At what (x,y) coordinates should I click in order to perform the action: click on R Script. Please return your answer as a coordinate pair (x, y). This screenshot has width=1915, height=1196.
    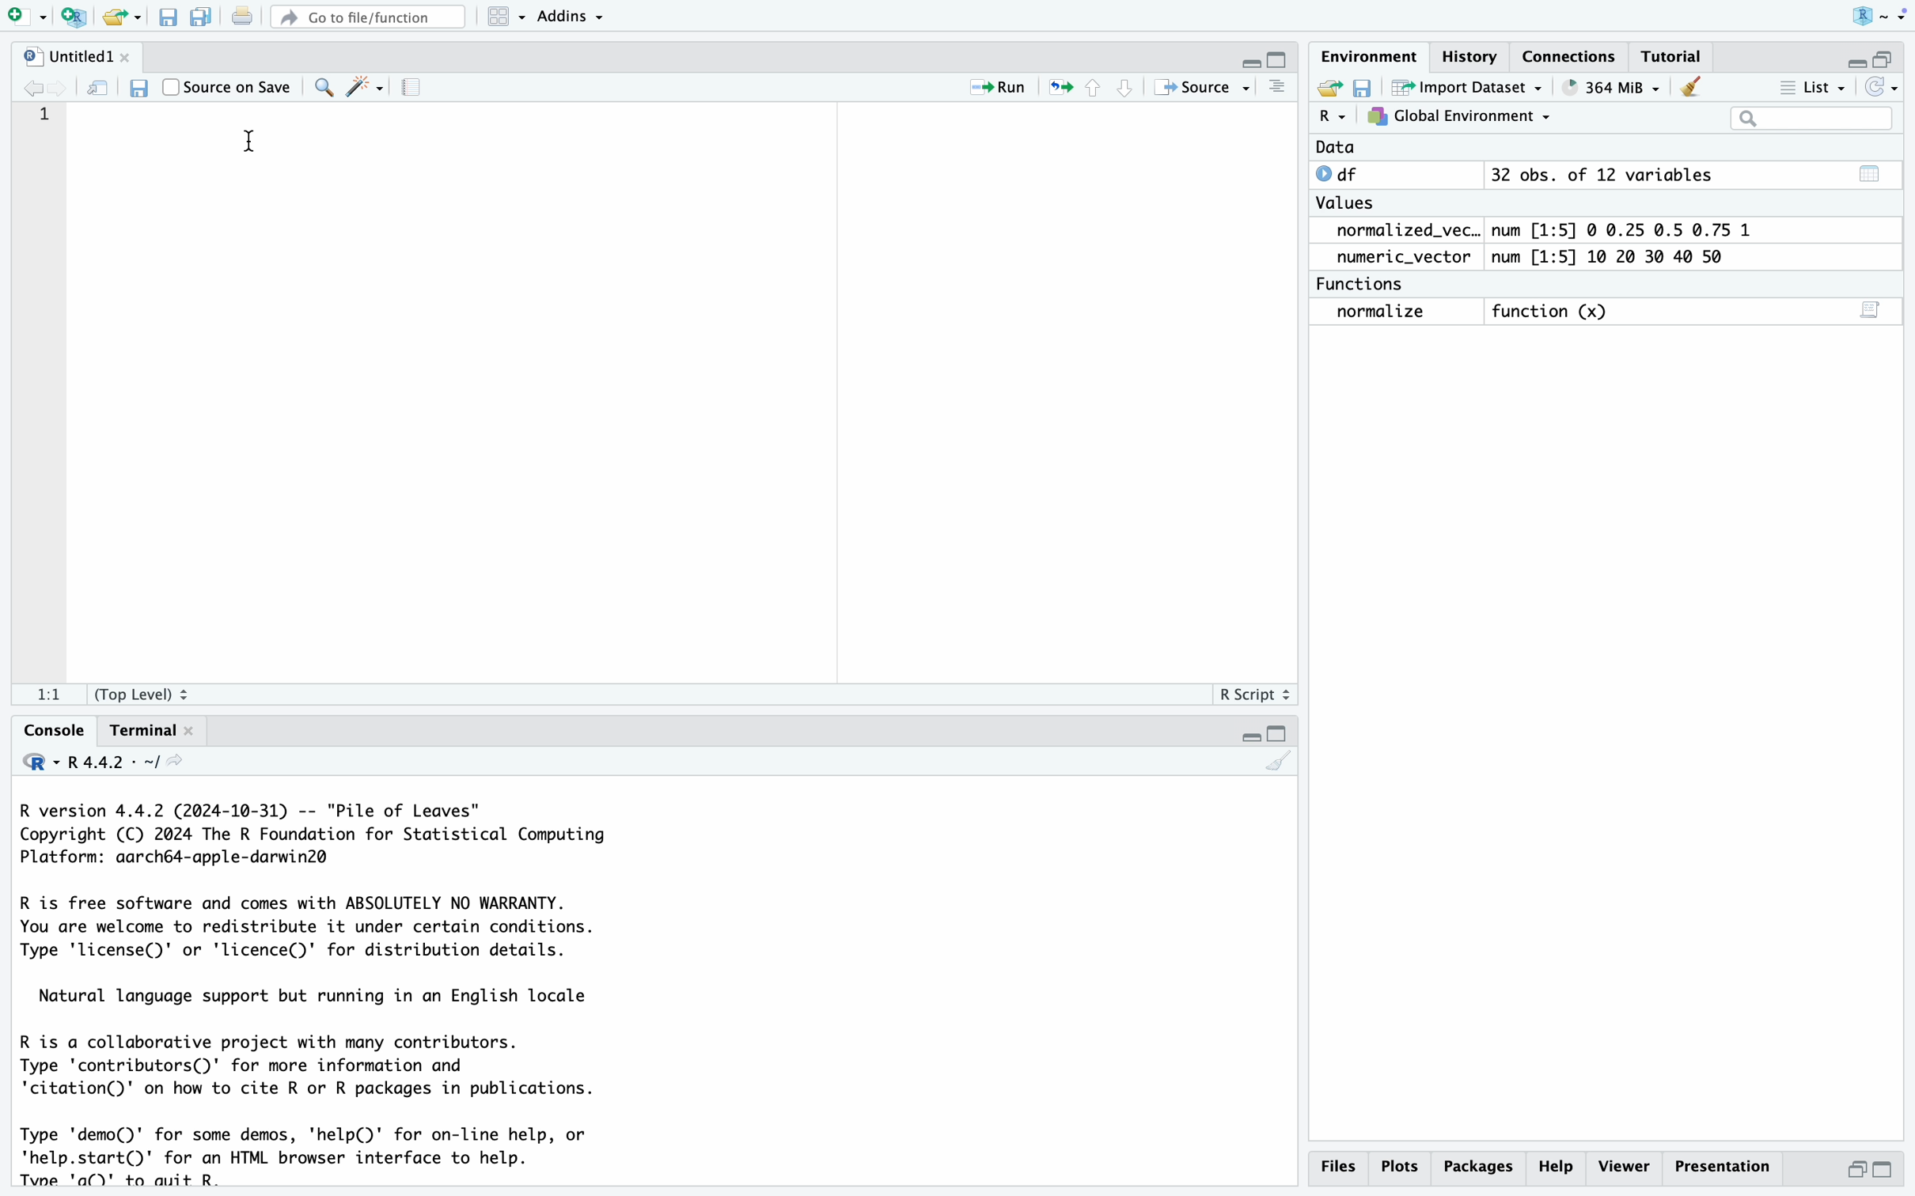
    Looking at the image, I should click on (1254, 693).